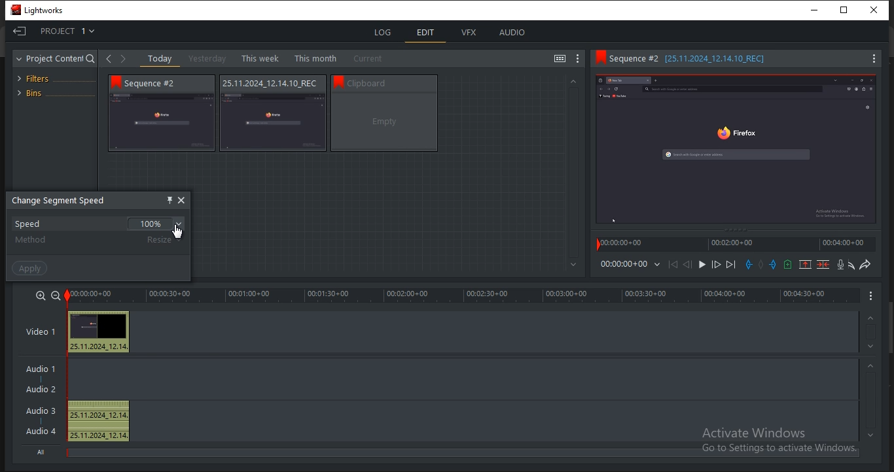 Image resolution: width=894 pixels, height=472 pixels. Describe the element at coordinates (868, 346) in the screenshot. I see `timeline navigation up arrow` at that location.